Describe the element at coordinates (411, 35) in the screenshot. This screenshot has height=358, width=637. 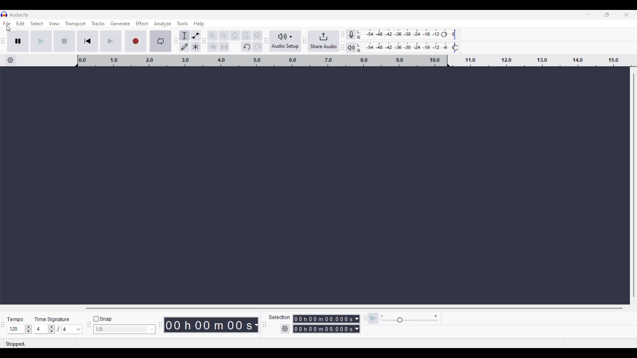
I see `Recording level` at that location.